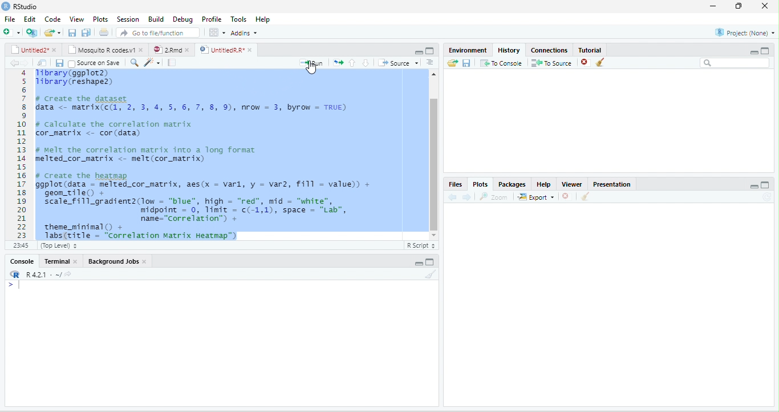  I want to click on close, so click(767, 6).